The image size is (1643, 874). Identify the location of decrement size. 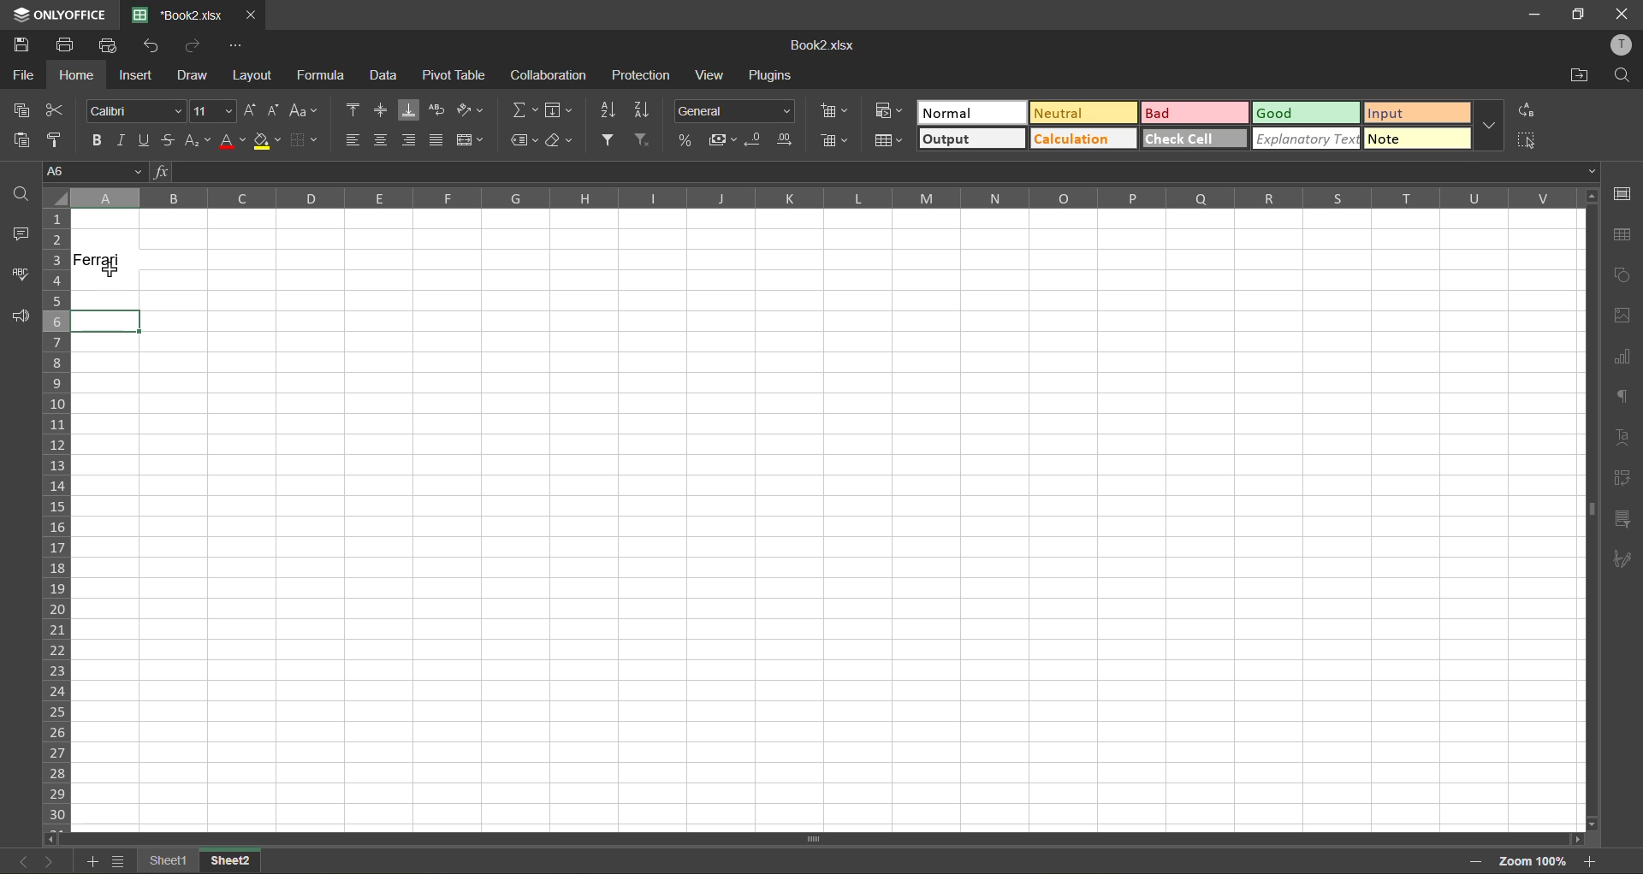
(275, 109).